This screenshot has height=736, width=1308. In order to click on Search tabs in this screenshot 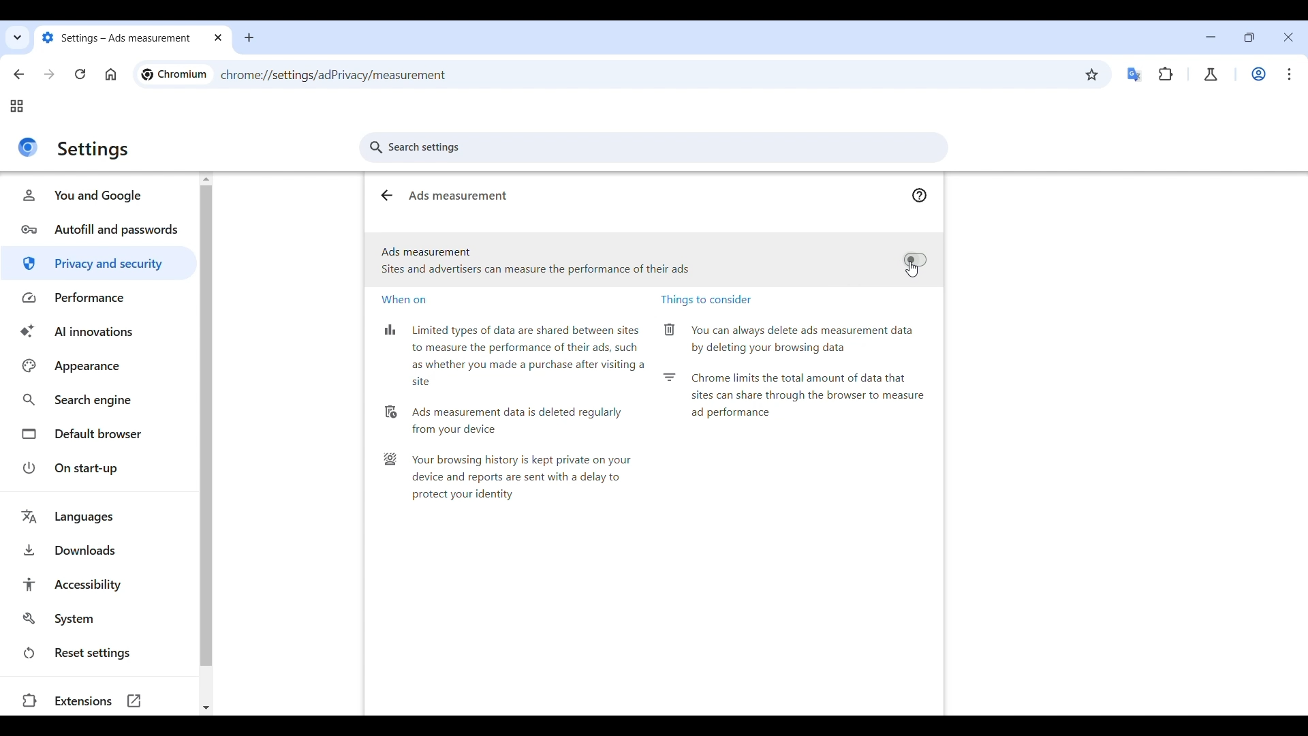, I will do `click(18, 37)`.